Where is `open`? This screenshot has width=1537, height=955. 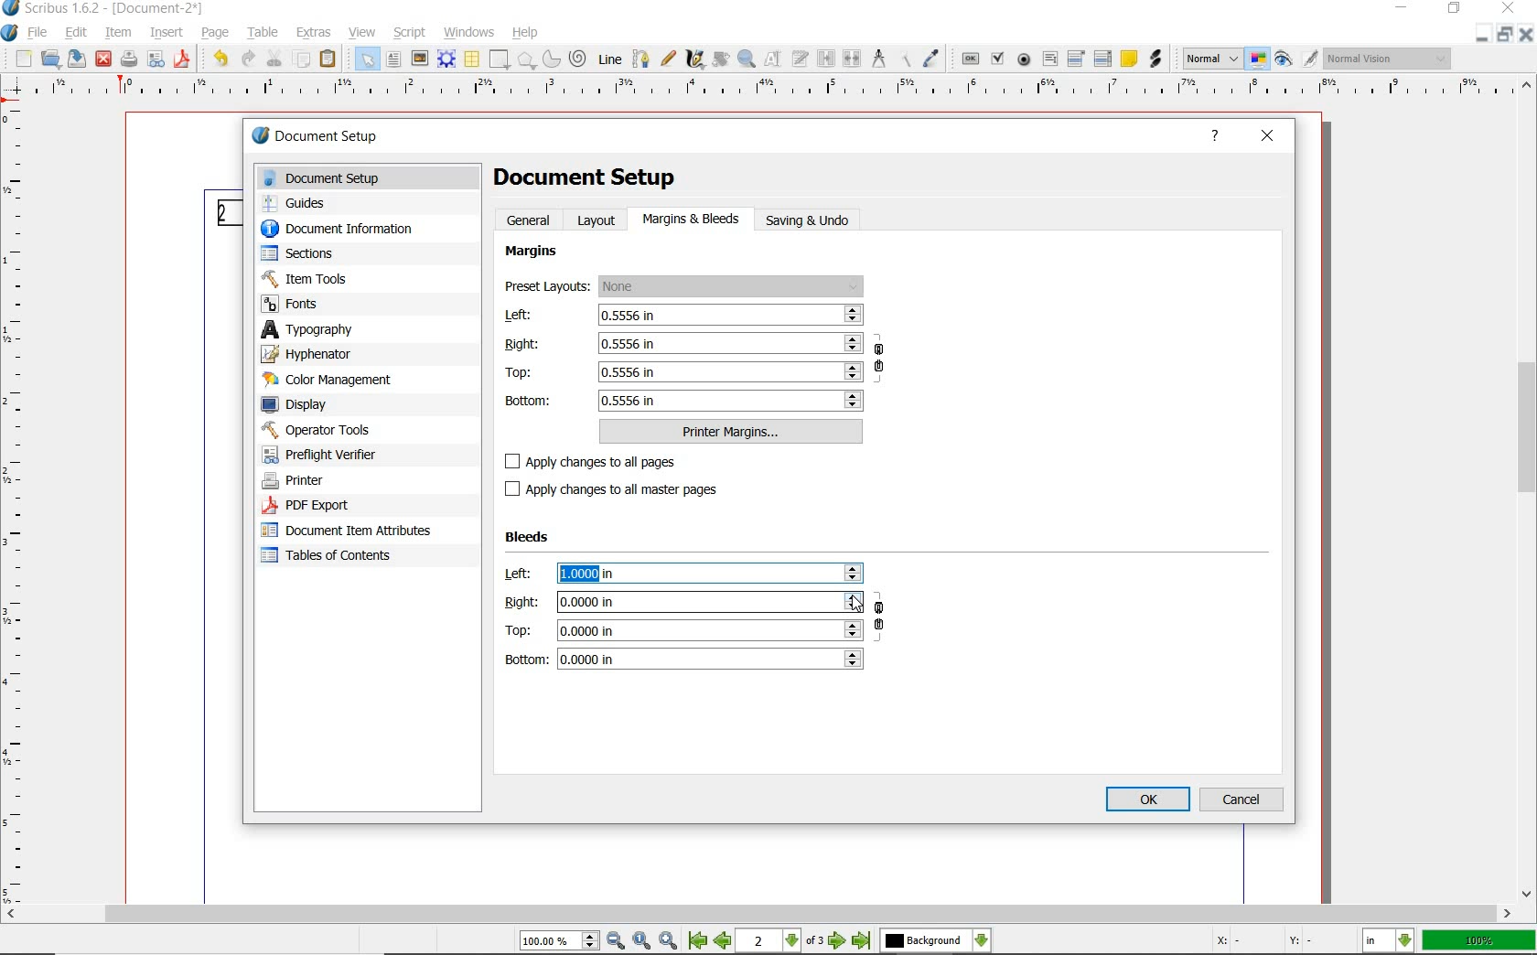
open is located at coordinates (51, 60).